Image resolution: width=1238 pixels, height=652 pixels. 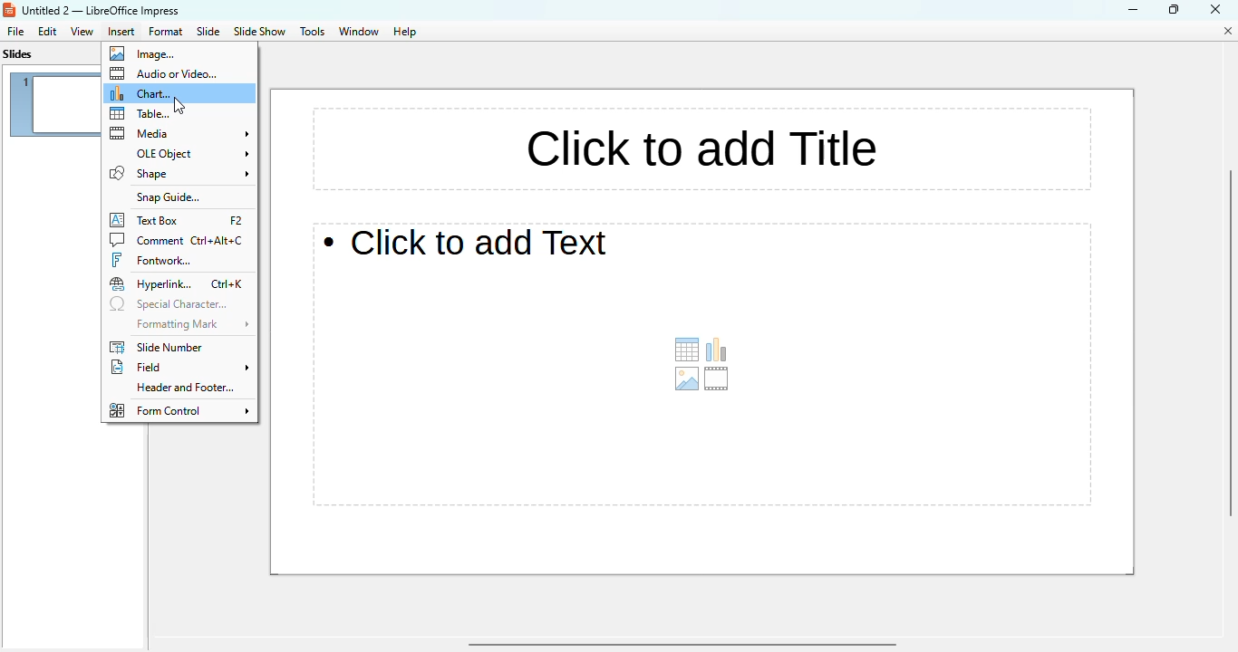 What do you see at coordinates (687, 379) in the screenshot?
I see `insert image` at bounding box center [687, 379].